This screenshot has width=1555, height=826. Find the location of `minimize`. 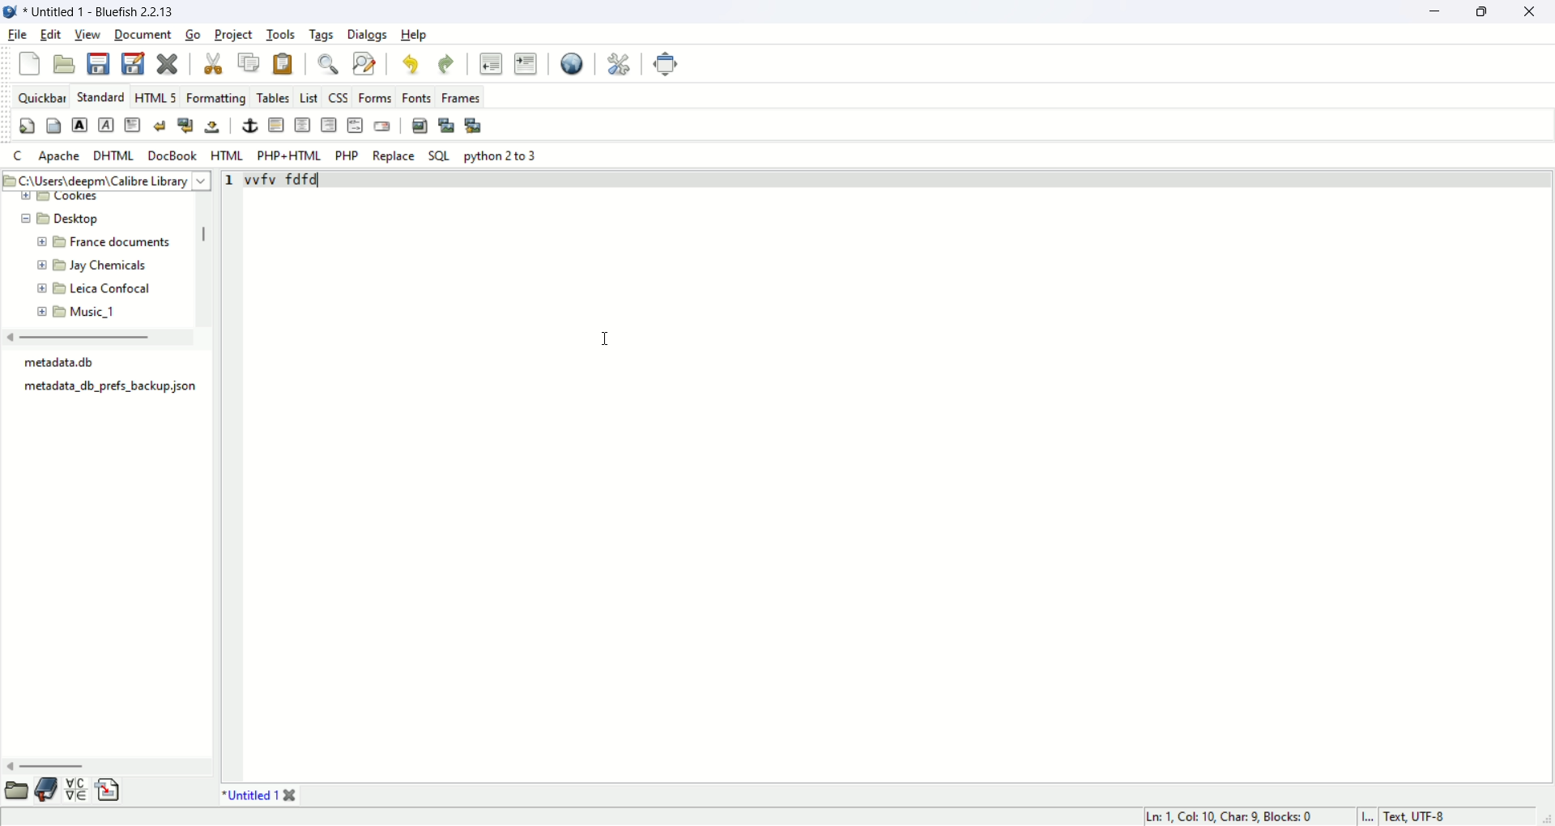

minimize is located at coordinates (1434, 14).